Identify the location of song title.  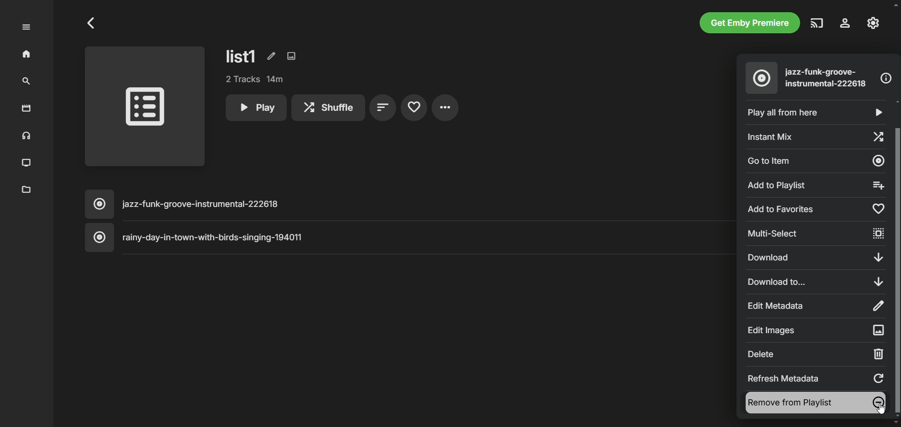
(827, 78).